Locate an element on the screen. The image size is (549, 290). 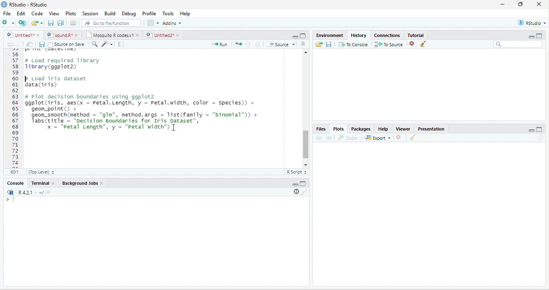
Session is located at coordinates (91, 14).